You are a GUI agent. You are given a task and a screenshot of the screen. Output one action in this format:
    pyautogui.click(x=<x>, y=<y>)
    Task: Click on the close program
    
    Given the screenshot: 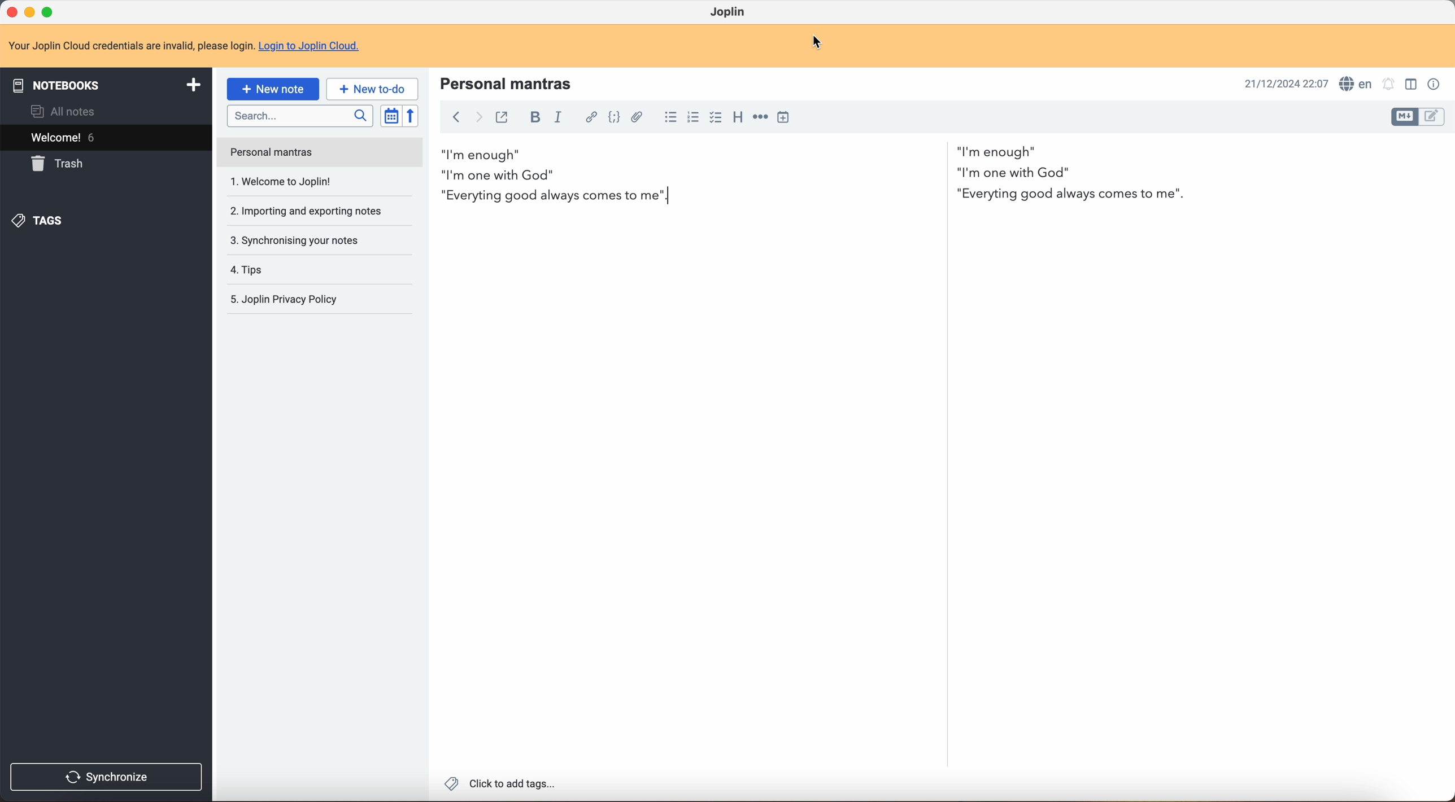 What is the action you would take?
    pyautogui.click(x=11, y=13)
    